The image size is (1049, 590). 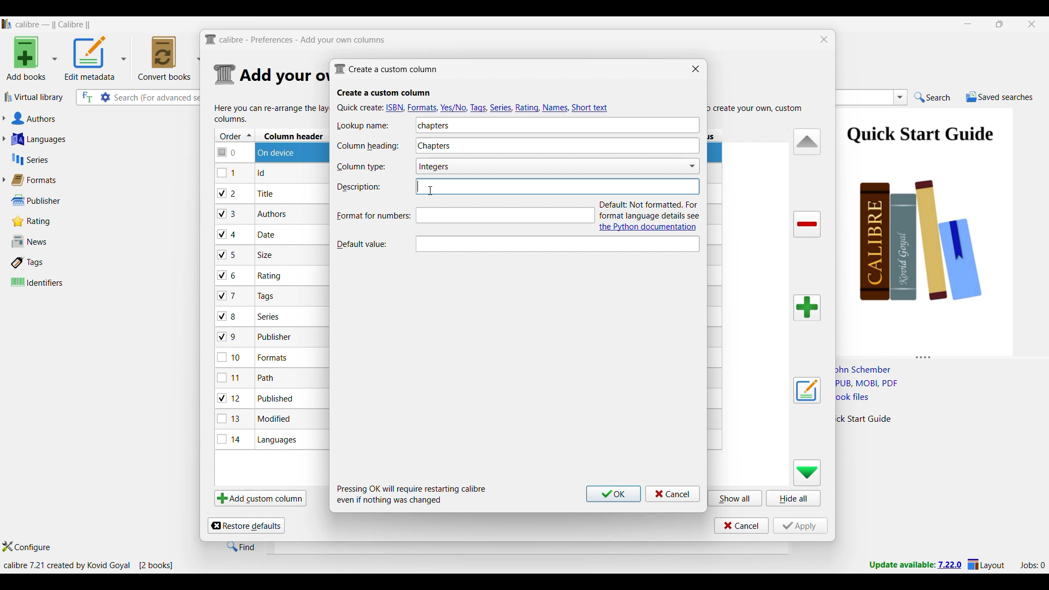 I want to click on Section details, so click(x=282, y=76).